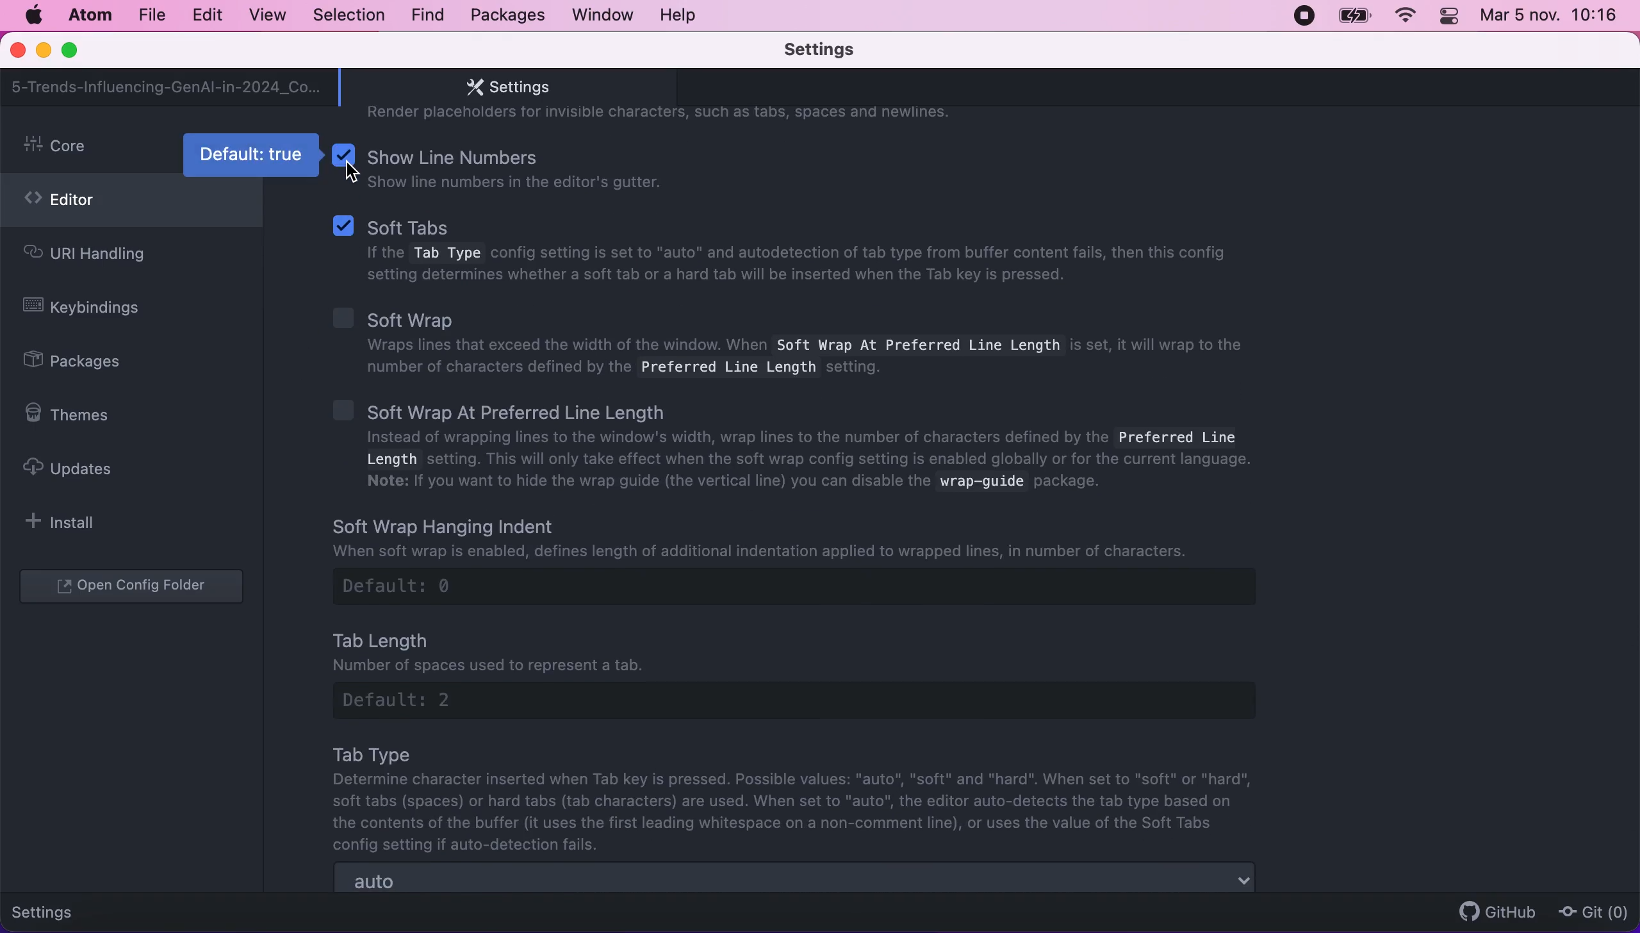 This screenshot has width=1640, height=933. Describe the element at coordinates (151, 15) in the screenshot. I see `file` at that location.